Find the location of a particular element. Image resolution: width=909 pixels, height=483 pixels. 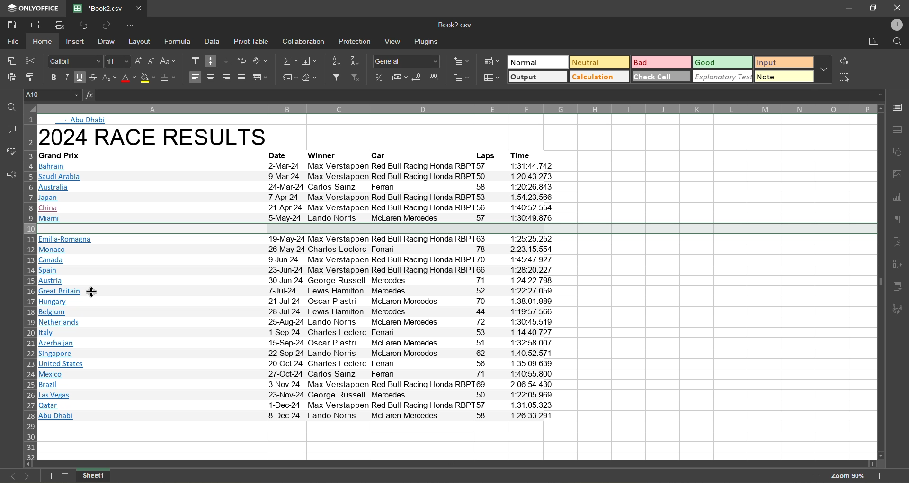

file name: Book2.csv is located at coordinates (458, 25).